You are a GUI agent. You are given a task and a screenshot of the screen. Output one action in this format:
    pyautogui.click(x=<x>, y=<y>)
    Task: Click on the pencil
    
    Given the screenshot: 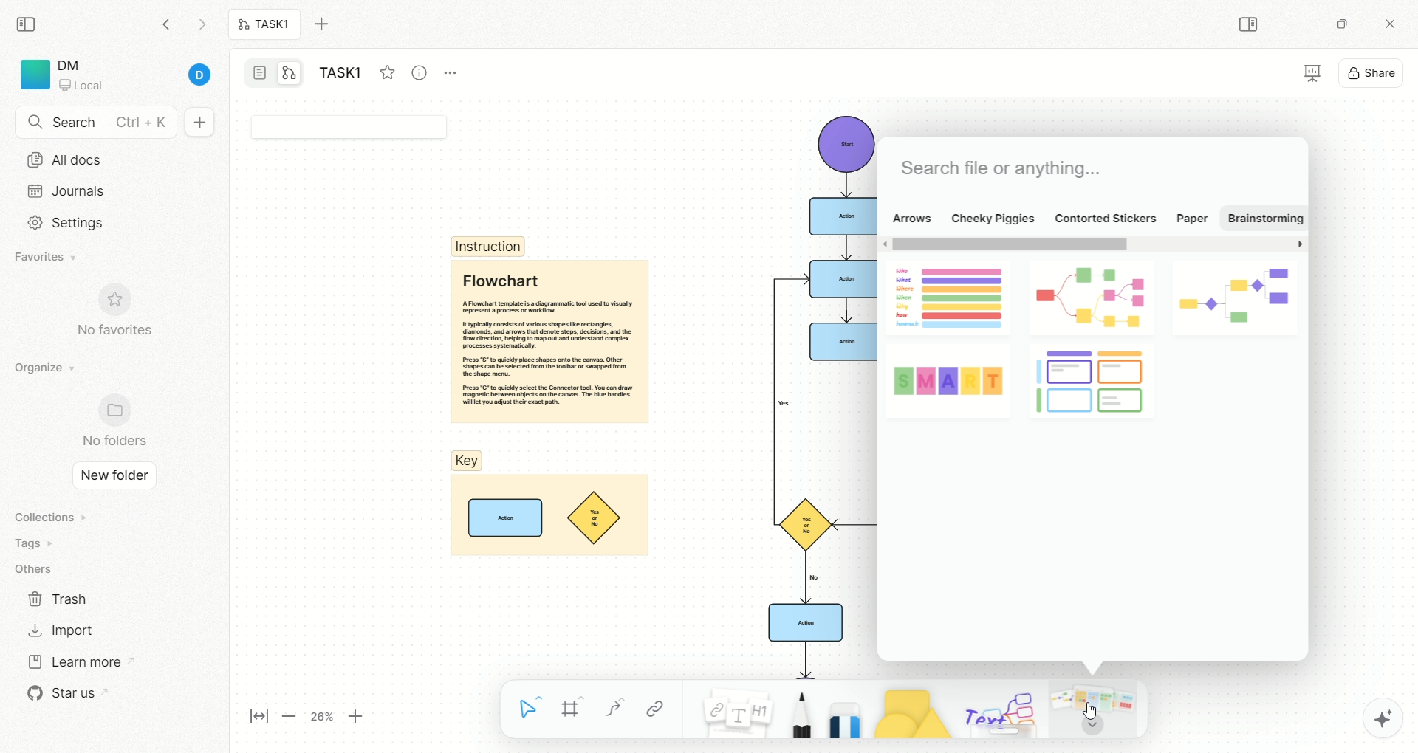 What is the action you would take?
    pyautogui.click(x=797, y=711)
    